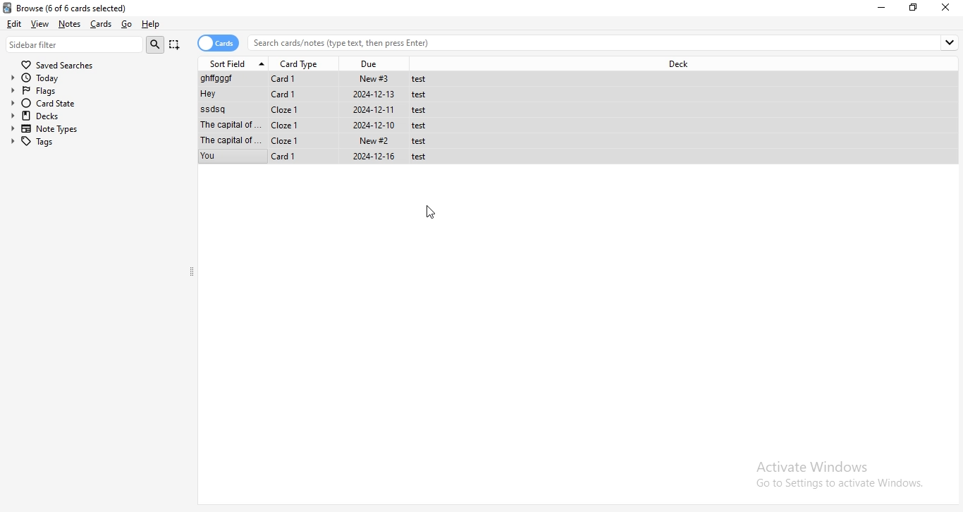 The height and width of the screenshot is (512, 963). I want to click on minimize, so click(883, 7).